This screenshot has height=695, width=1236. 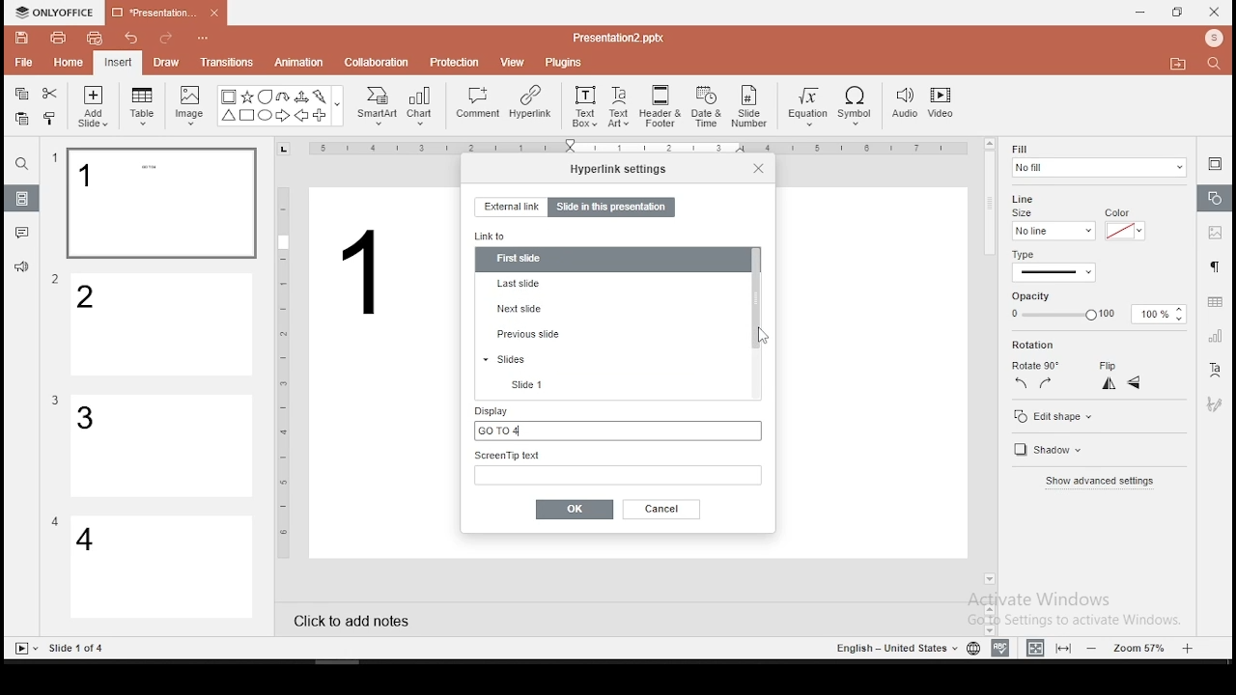 I want to click on next slide, so click(x=610, y=306).